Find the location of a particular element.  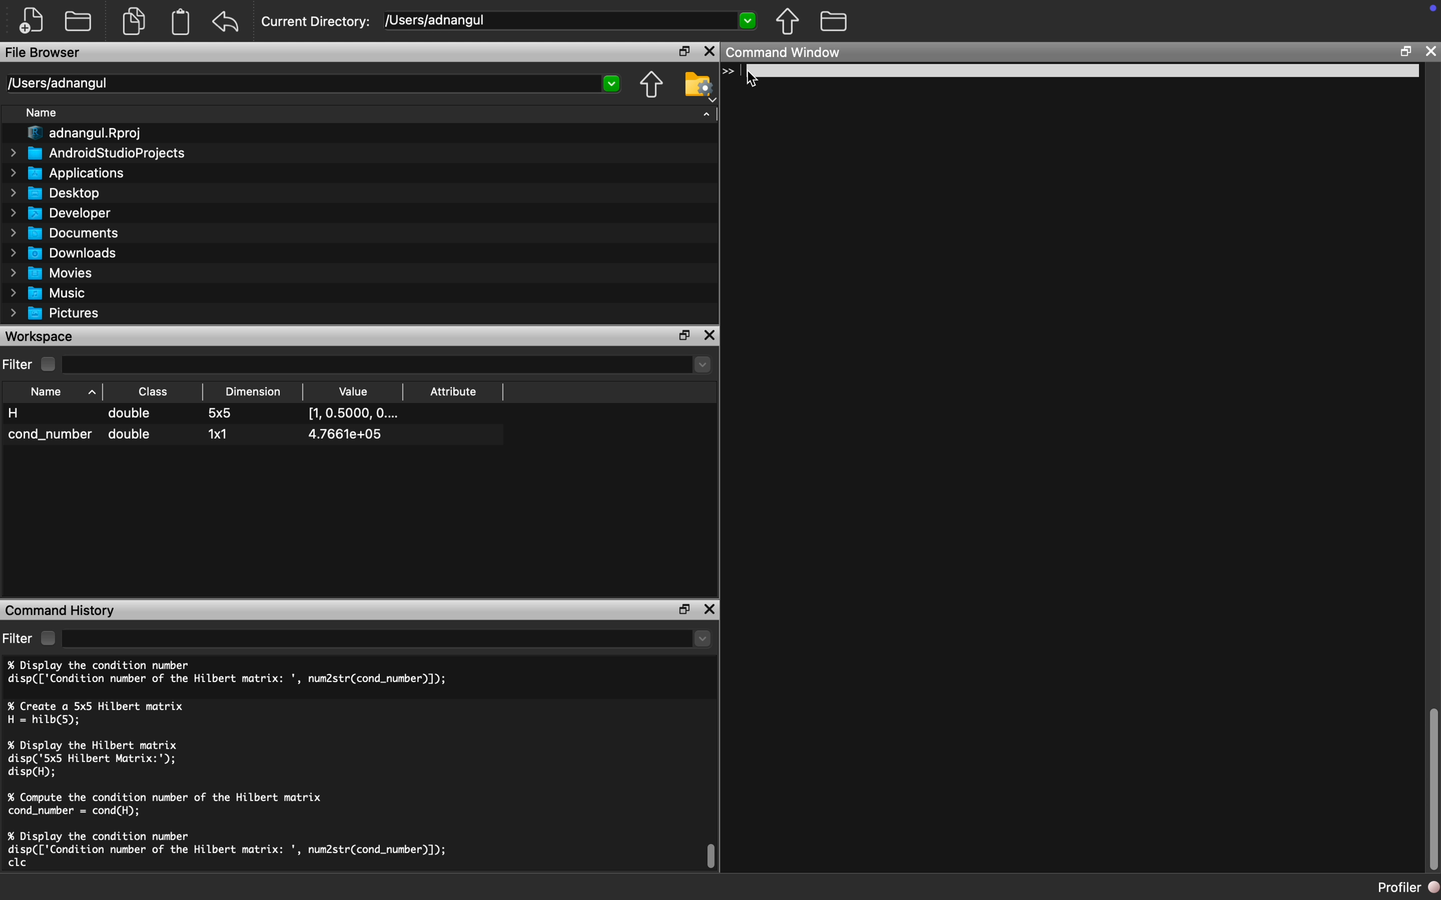

% Create a 5x5 Hilbert matrix
H = hilb(5); is located at coordinates (97, 713).